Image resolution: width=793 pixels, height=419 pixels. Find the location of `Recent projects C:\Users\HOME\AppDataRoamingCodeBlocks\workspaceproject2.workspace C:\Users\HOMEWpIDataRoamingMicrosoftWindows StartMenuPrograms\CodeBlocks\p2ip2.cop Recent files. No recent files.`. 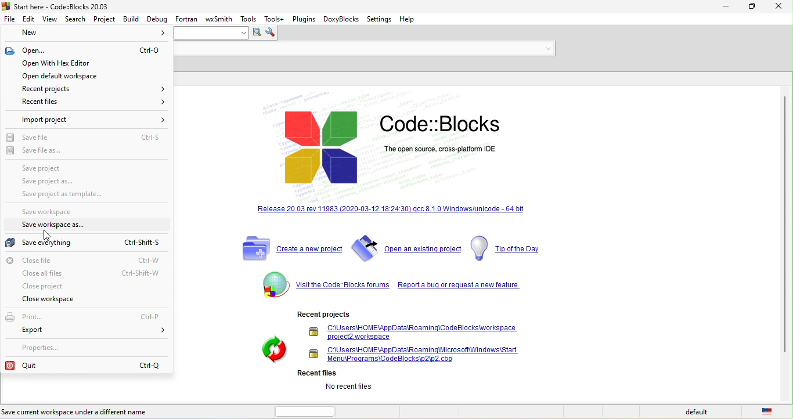

Recent projects C:\Users\HOME\AppDataRoamingCodeBlocks\workspaceproject2.workspace C:\Users\HOMEWpIDataRoamingMicrosoftWindows StartMenuPrograms\CodeBlocks\p2ip2.cop Recent files. No recent files. is located at coordinates (392, 352).